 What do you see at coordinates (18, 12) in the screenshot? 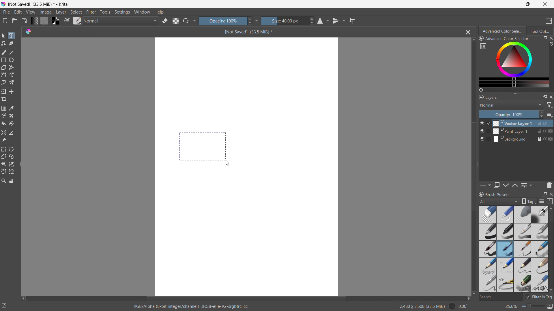
I see `edit` at bounding box center [18, 12].